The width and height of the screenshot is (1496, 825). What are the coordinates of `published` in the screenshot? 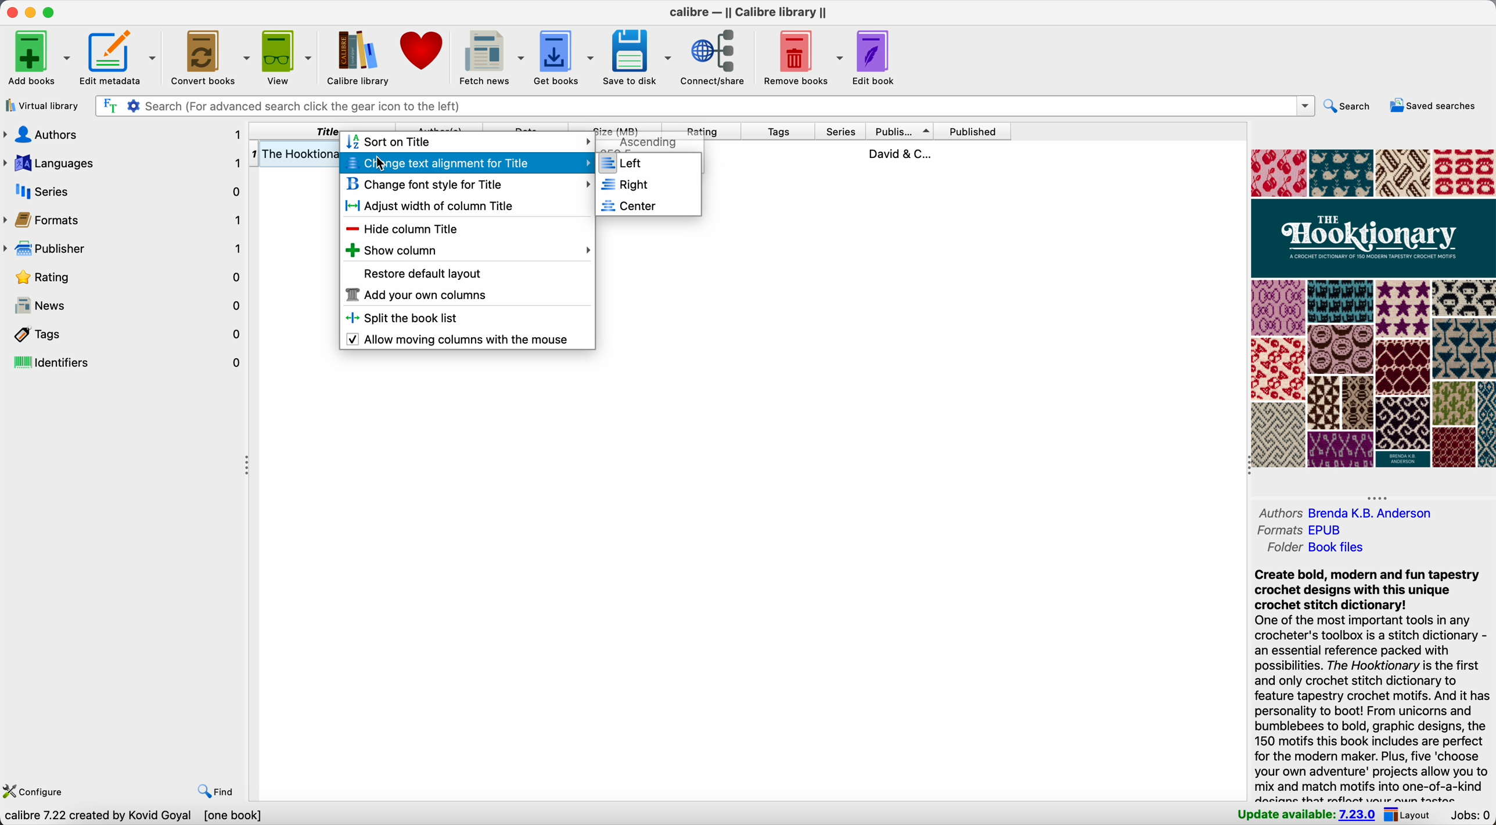 It's located at (973, 131).